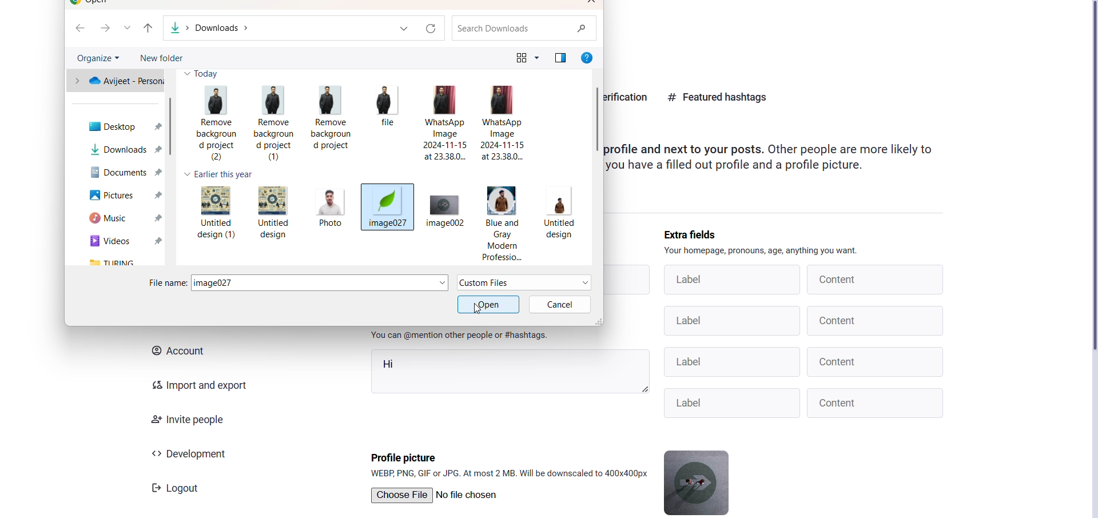  Describe the element at coordinates (389, 208) in the screenshot. I see `image027` at that location.